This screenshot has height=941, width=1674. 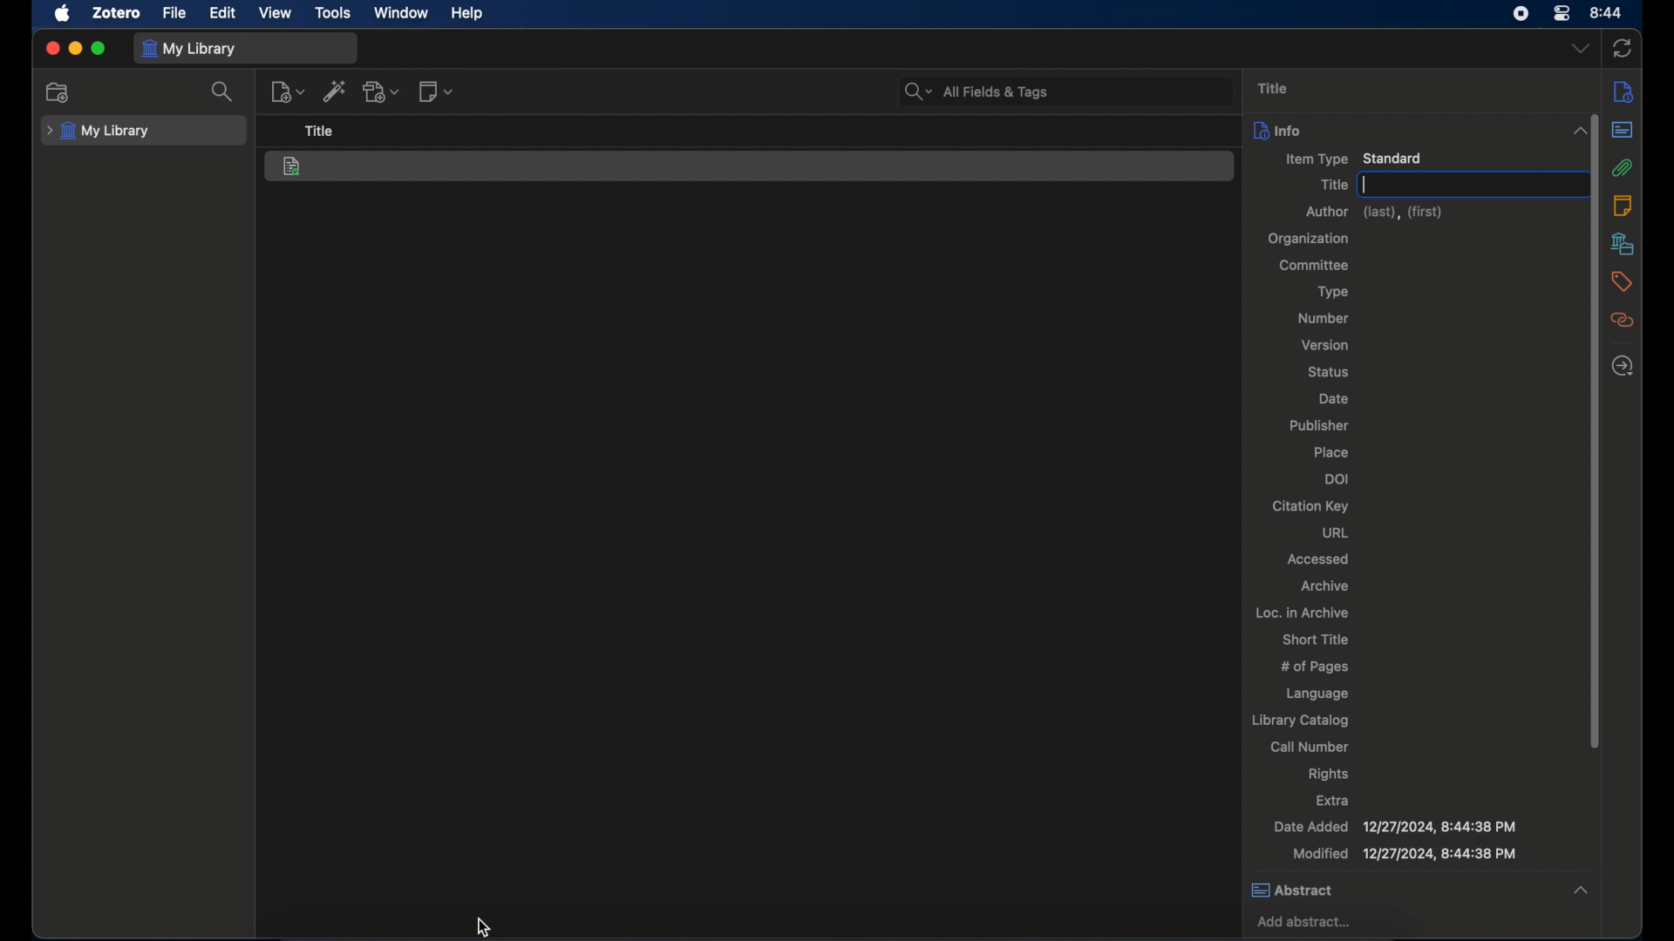 What do you see at coordinates (1563, 14) in the screenshot?
I see `control center` at bounding box center [1563, 14].